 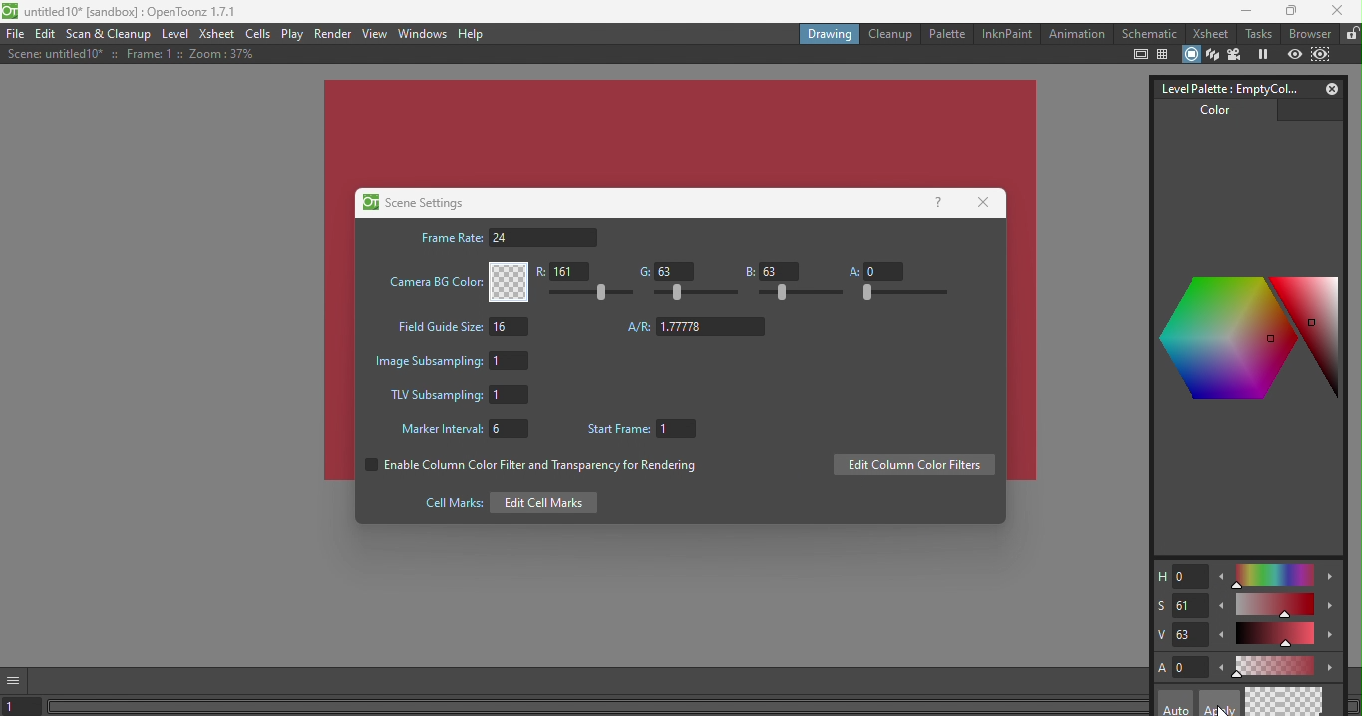 What do you see at coordinates (913, 466) in the screenshot?
I see `Edit column color filters` at bounding box center [913, 466].